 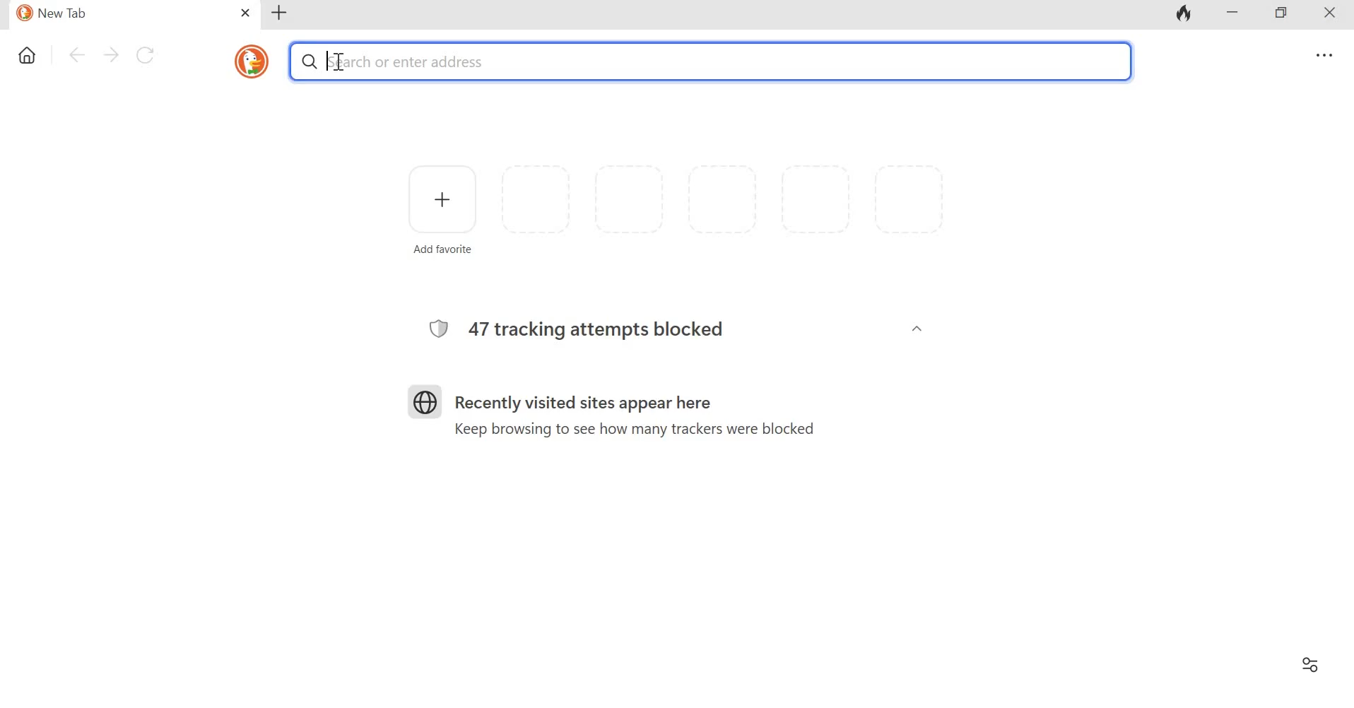 What do you see at coordinates (329, 59) in the screenshot?
I see `cursor` at bounding box center [329, 59].